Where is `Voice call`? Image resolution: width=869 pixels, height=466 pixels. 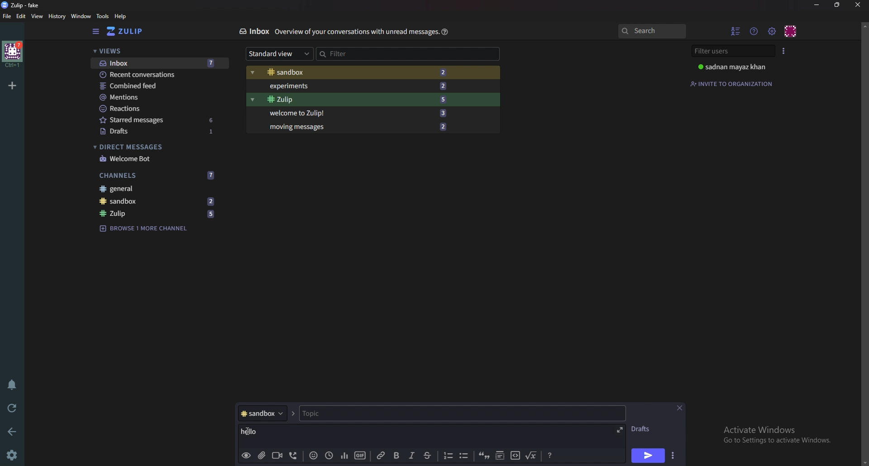
Voice call is located at coordinates (293, 455).